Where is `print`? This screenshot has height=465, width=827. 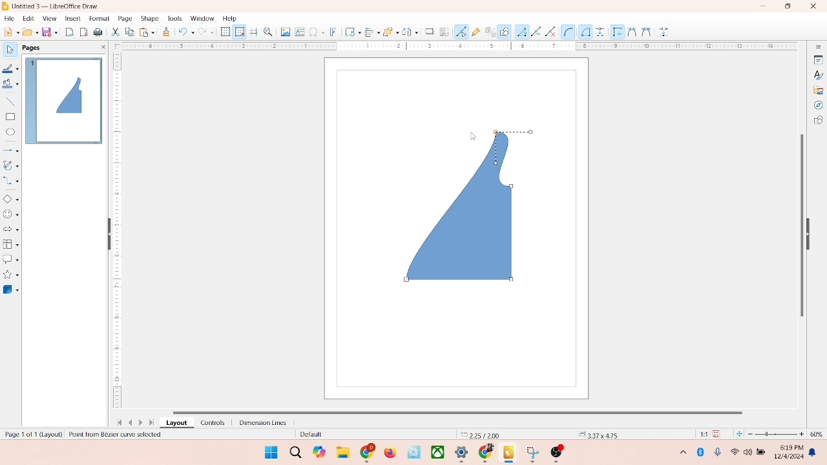 print is located at coordinates (99, 33).